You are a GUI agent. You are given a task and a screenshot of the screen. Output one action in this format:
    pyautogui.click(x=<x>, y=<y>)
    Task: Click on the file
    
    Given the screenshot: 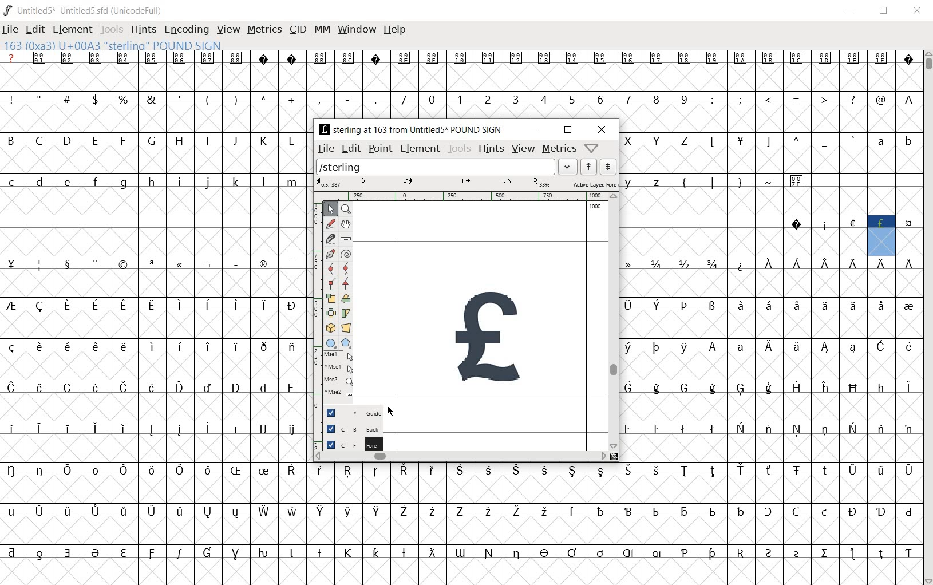 What is the action you would take?
    pyautogui.click(x=326, y=148)
    